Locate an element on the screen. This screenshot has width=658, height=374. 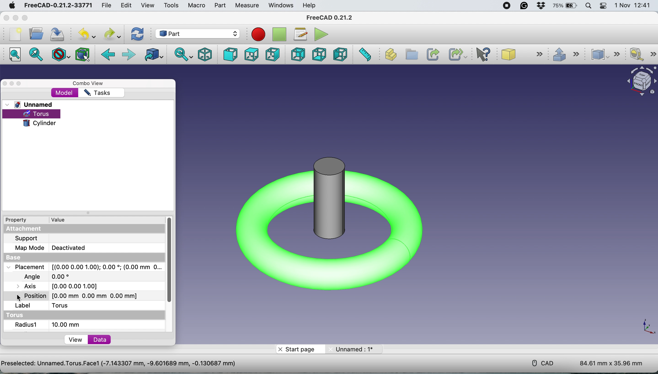
right is located at coordinates (271, 54).